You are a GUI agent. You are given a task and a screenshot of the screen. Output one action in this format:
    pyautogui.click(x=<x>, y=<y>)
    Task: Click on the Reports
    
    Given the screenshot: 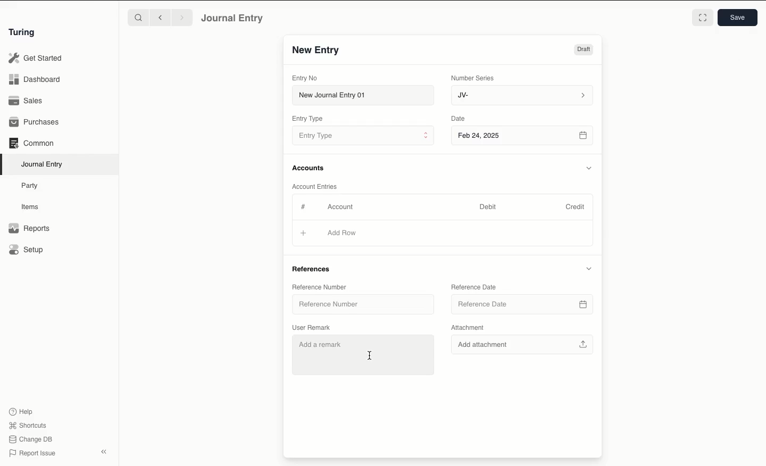 What is the action you would take?
    pyautogui.click(x=29, y=228)
    